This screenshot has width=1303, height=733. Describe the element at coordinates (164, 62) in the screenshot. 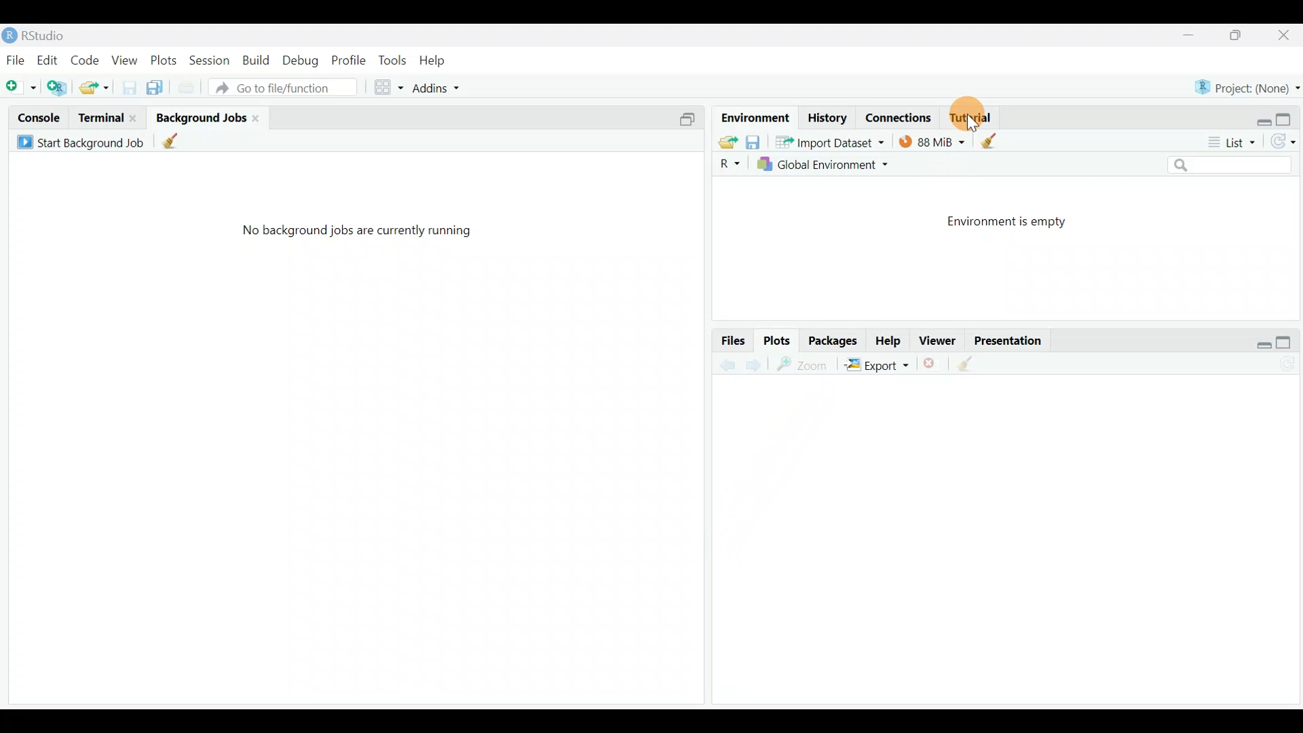

I see `Plots,` at that location.